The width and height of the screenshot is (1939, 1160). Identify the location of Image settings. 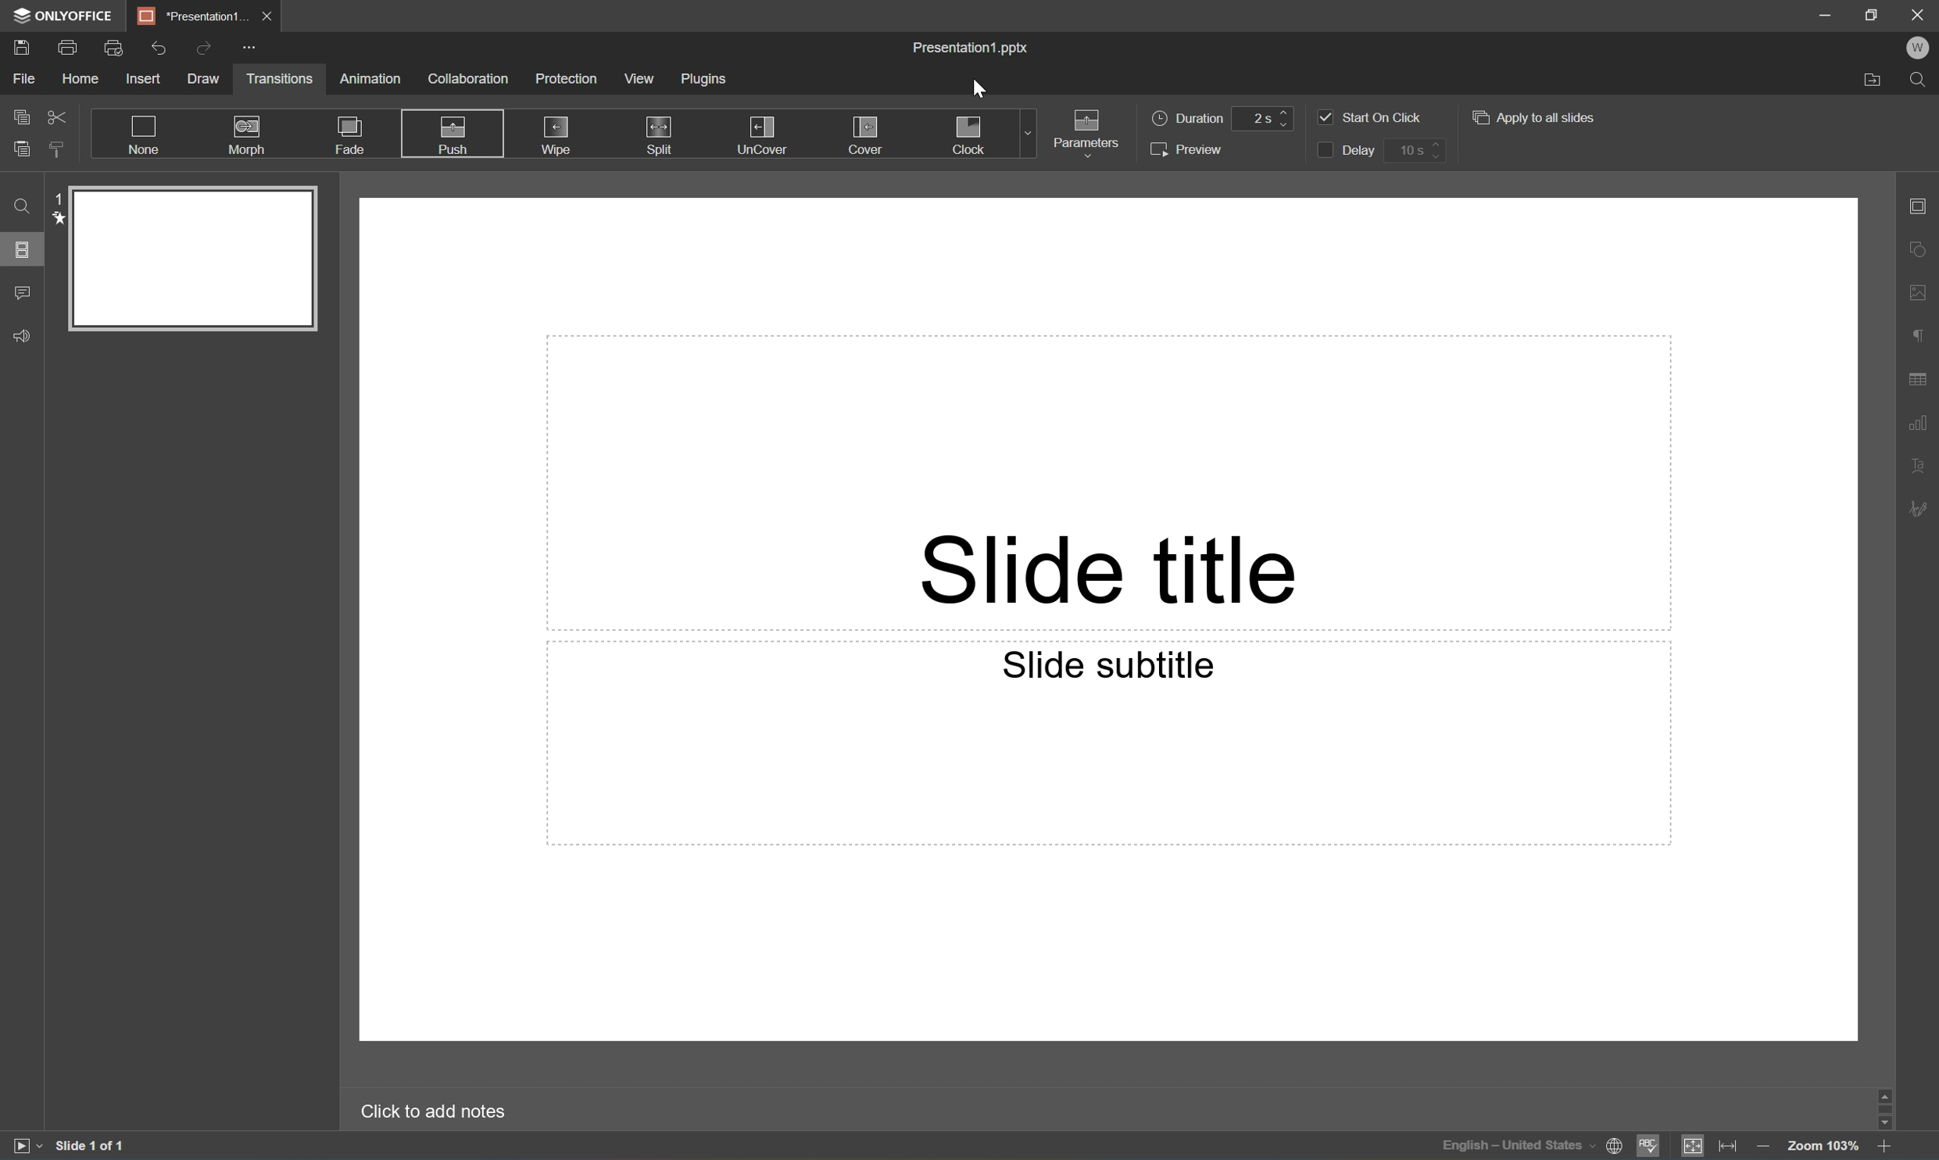
(1919, 295).